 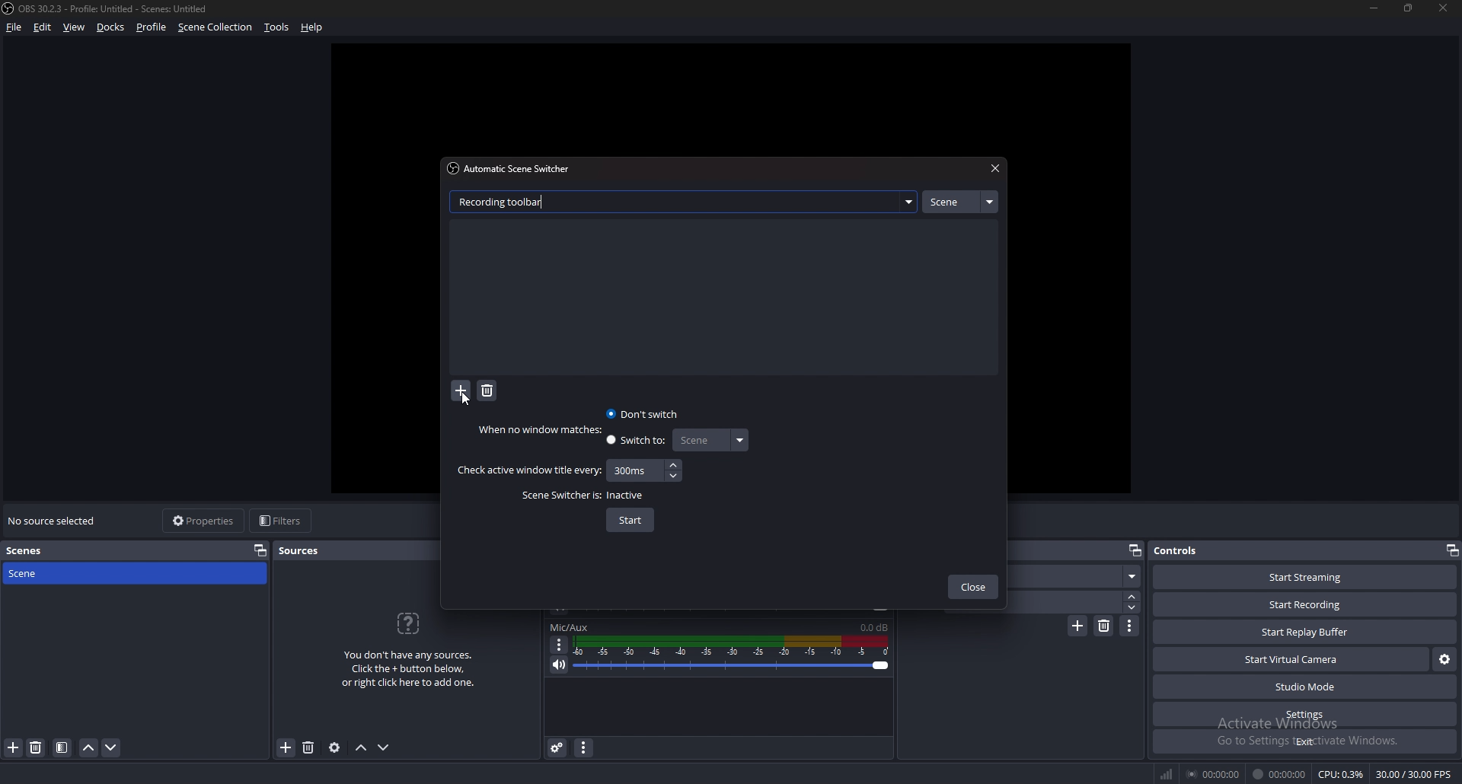 What do you see at coordinates (512, 168) in the screenshot?
I see `automatic scene switcher` at bounding box center [512, 168].